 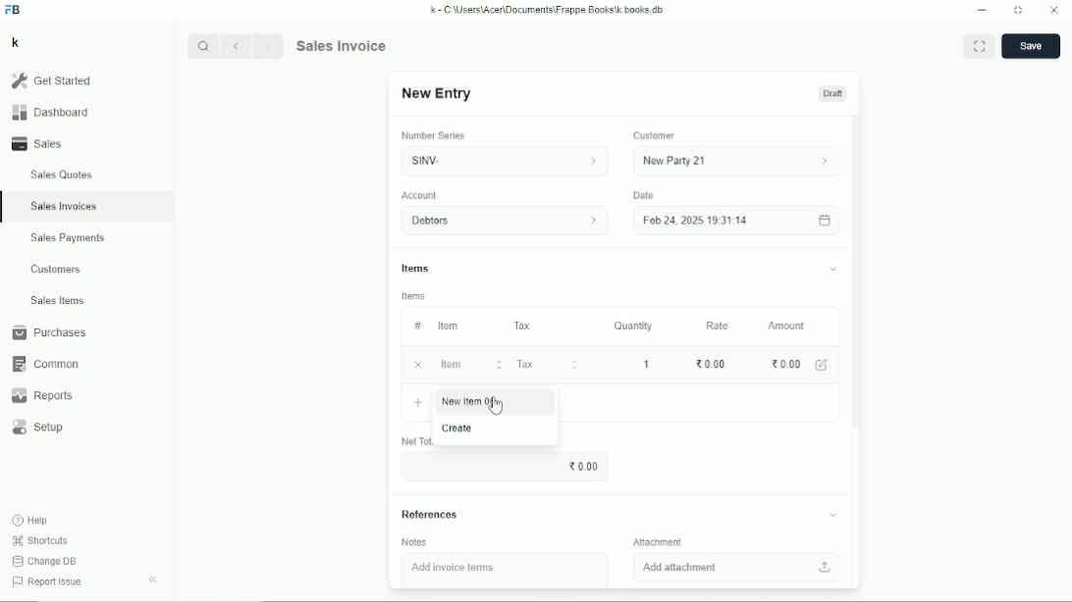 I want to click on Reports, so click(x=41, y=396).